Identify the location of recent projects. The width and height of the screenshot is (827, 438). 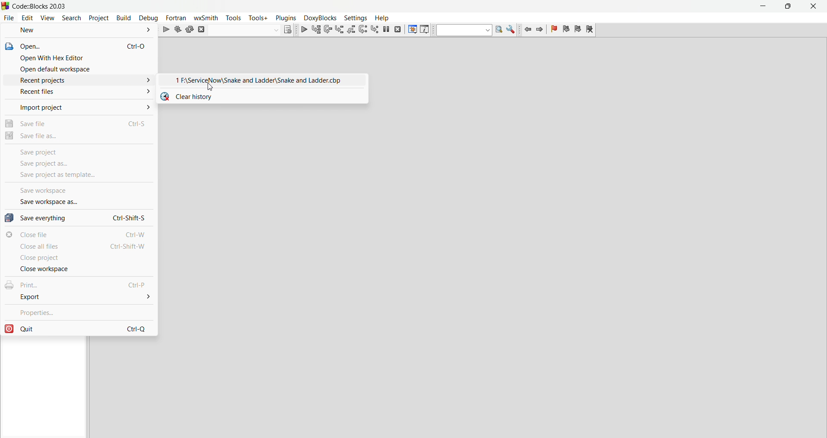
(79, 81).